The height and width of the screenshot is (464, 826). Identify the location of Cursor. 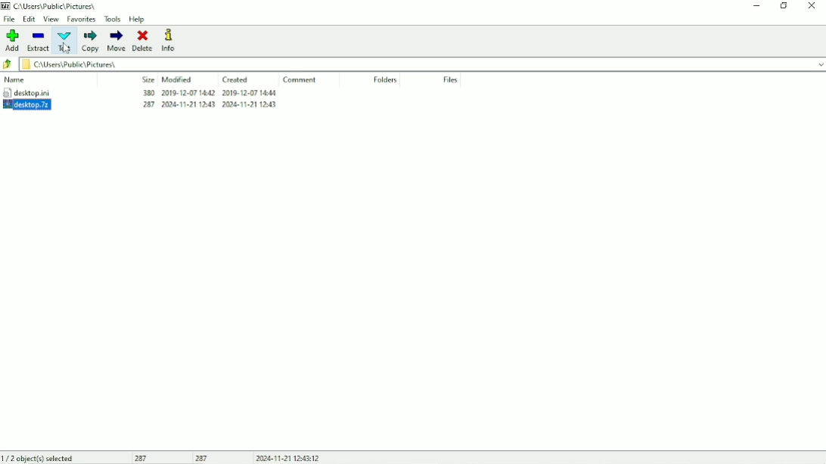
(68, 48).